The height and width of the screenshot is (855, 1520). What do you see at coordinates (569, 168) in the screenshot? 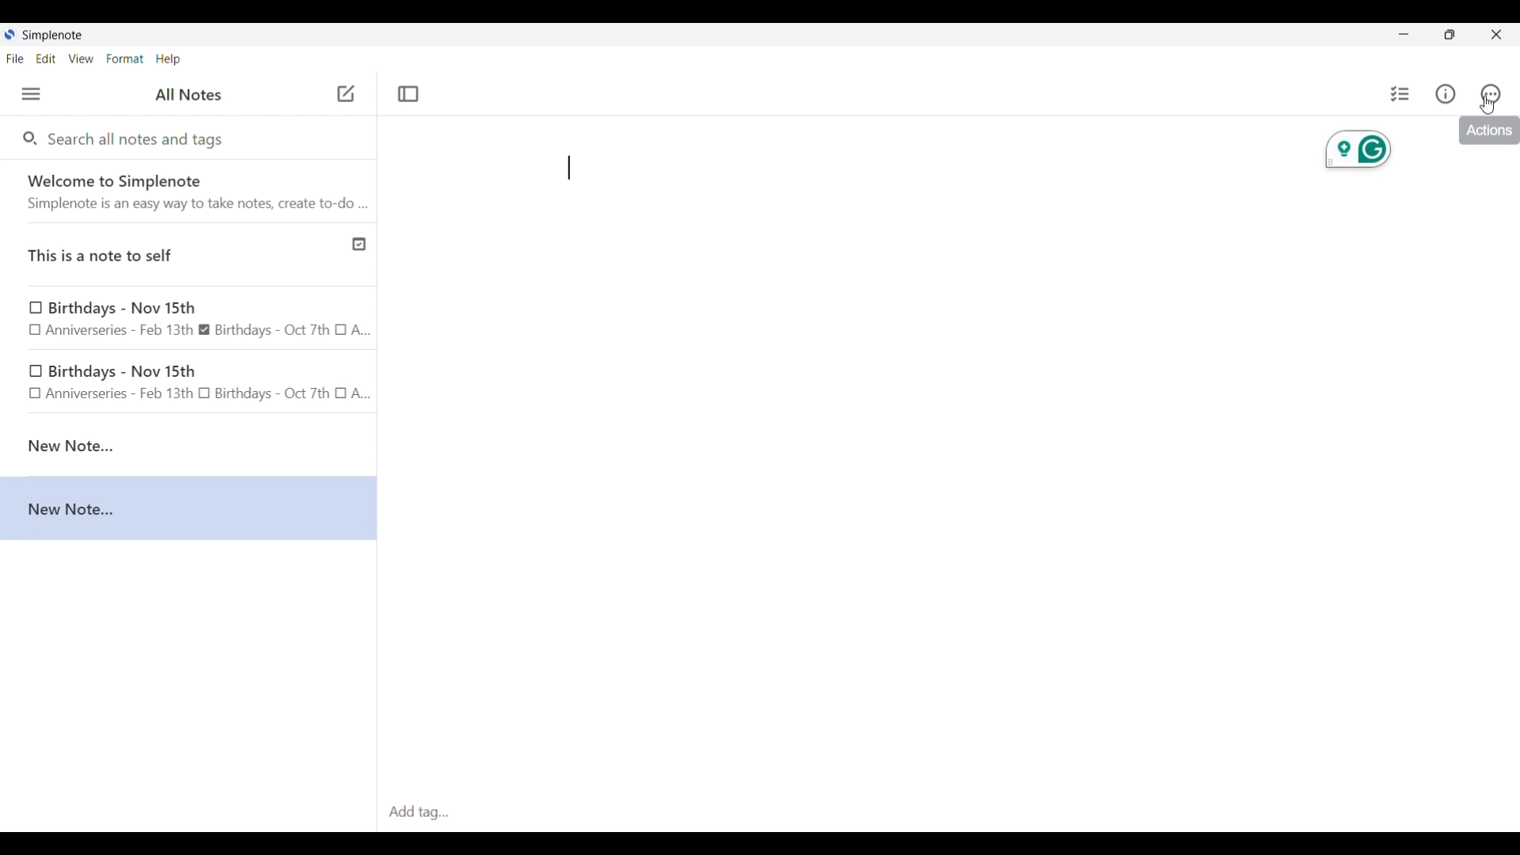
I see `New note ready for typing in` at bounding box center [569, 168].